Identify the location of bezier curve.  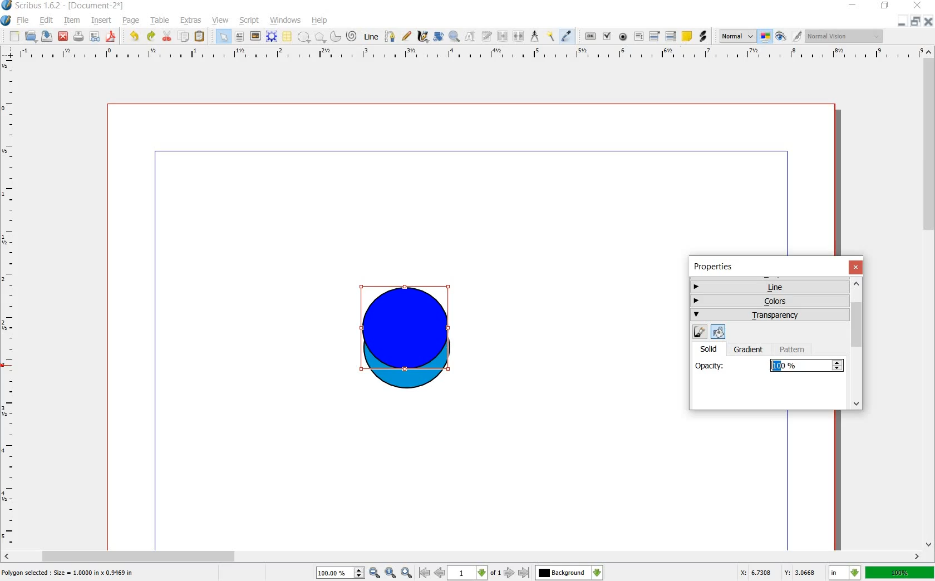
(390, 37).